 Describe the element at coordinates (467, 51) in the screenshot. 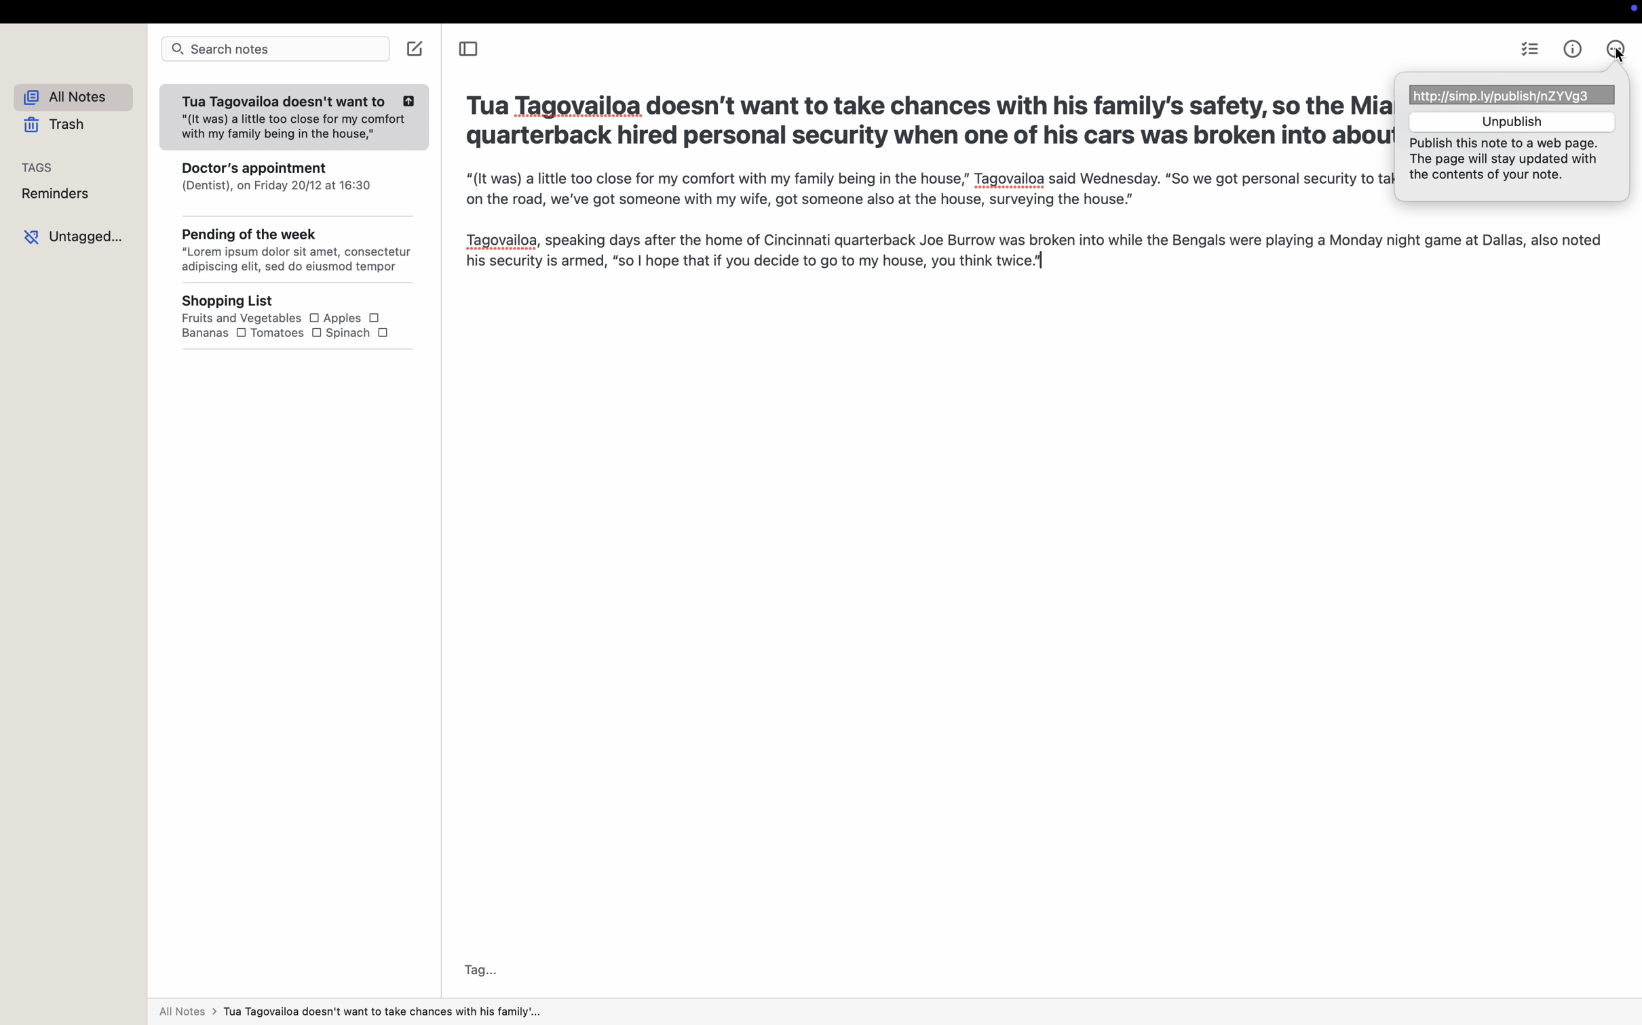

I see `toggle sidebar` at that location.